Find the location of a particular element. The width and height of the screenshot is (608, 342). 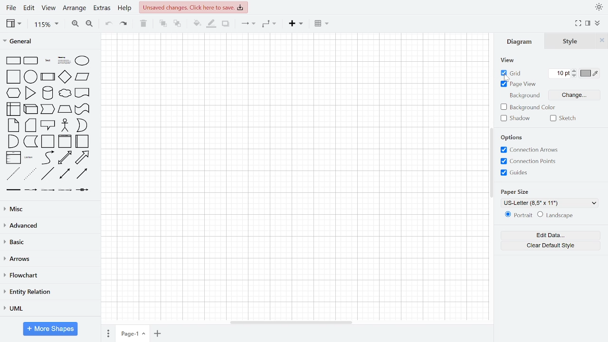

file is located at coordinates (11, 8).